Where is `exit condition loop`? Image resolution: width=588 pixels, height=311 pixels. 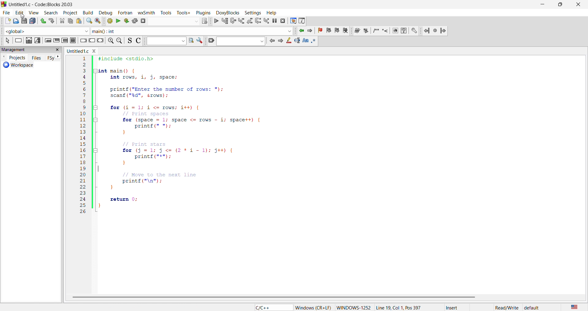
exit condition loop is located at coordinates (56, 40).